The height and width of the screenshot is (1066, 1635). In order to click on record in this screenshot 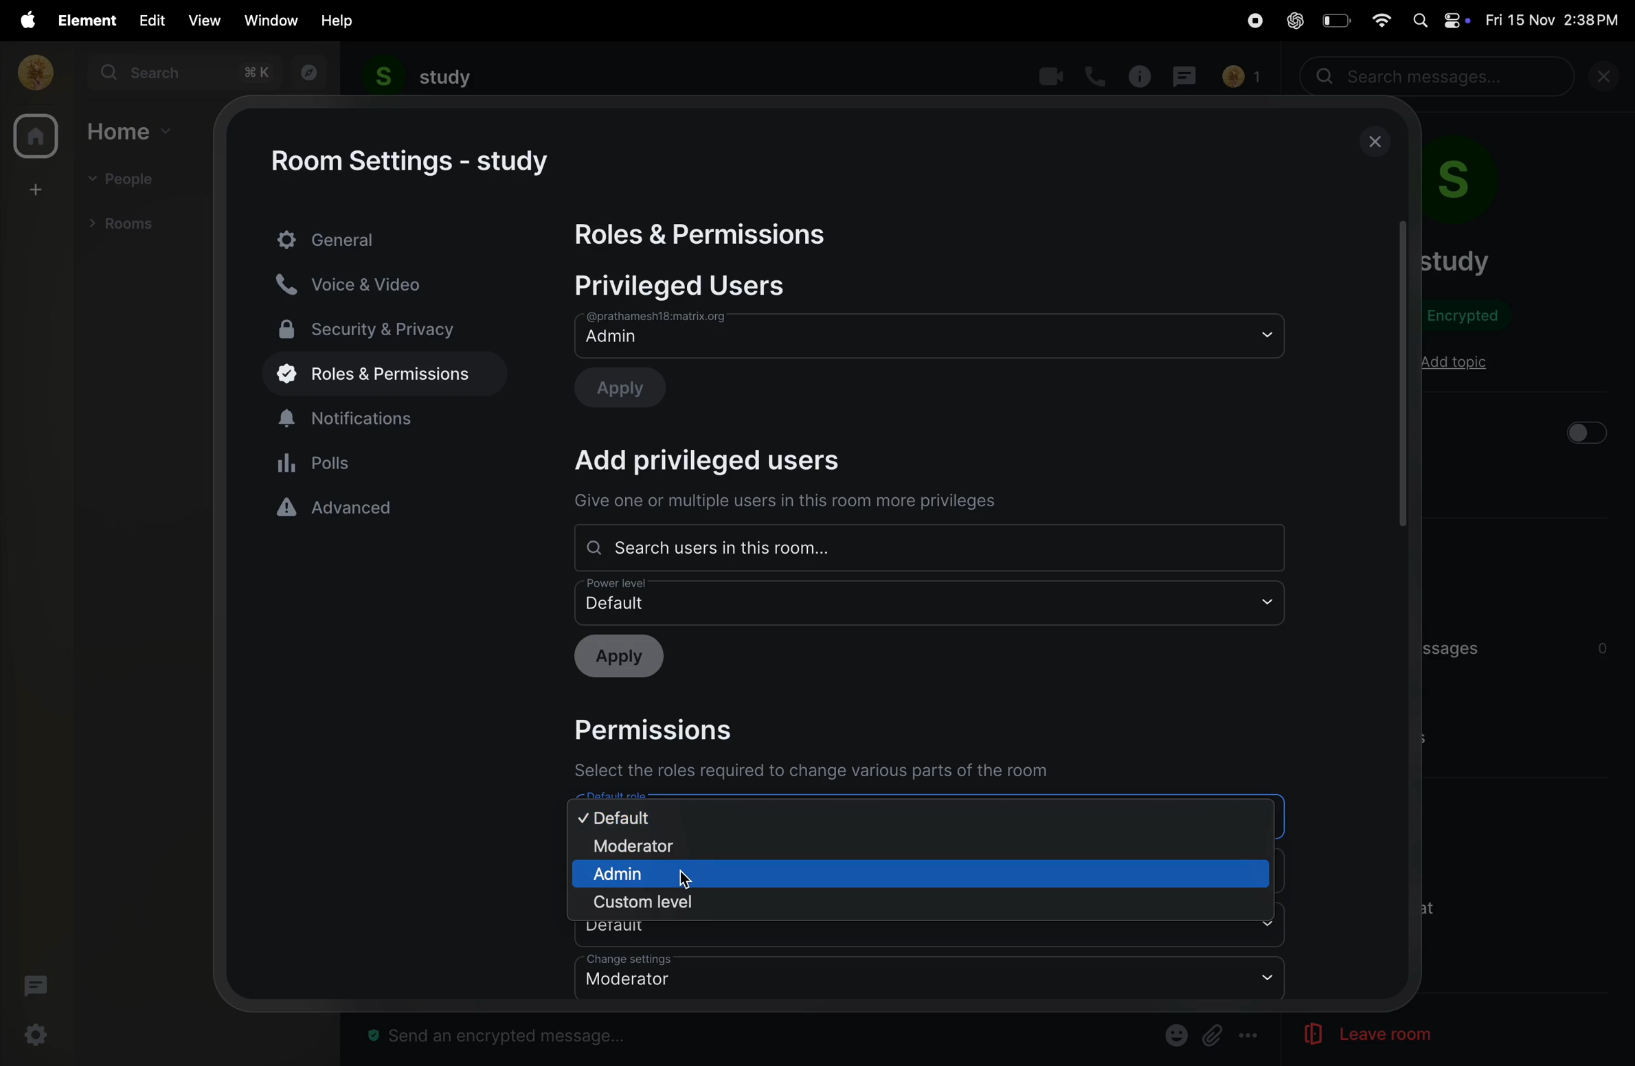, I will do `click(1249, 22)`.